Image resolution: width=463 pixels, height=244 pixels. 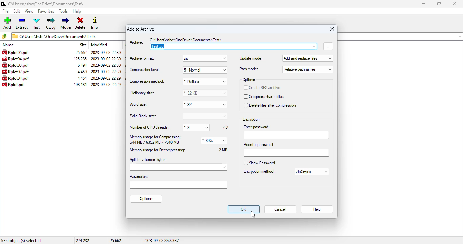 I want to click on 5 - normal, so click(x=205, y=70).